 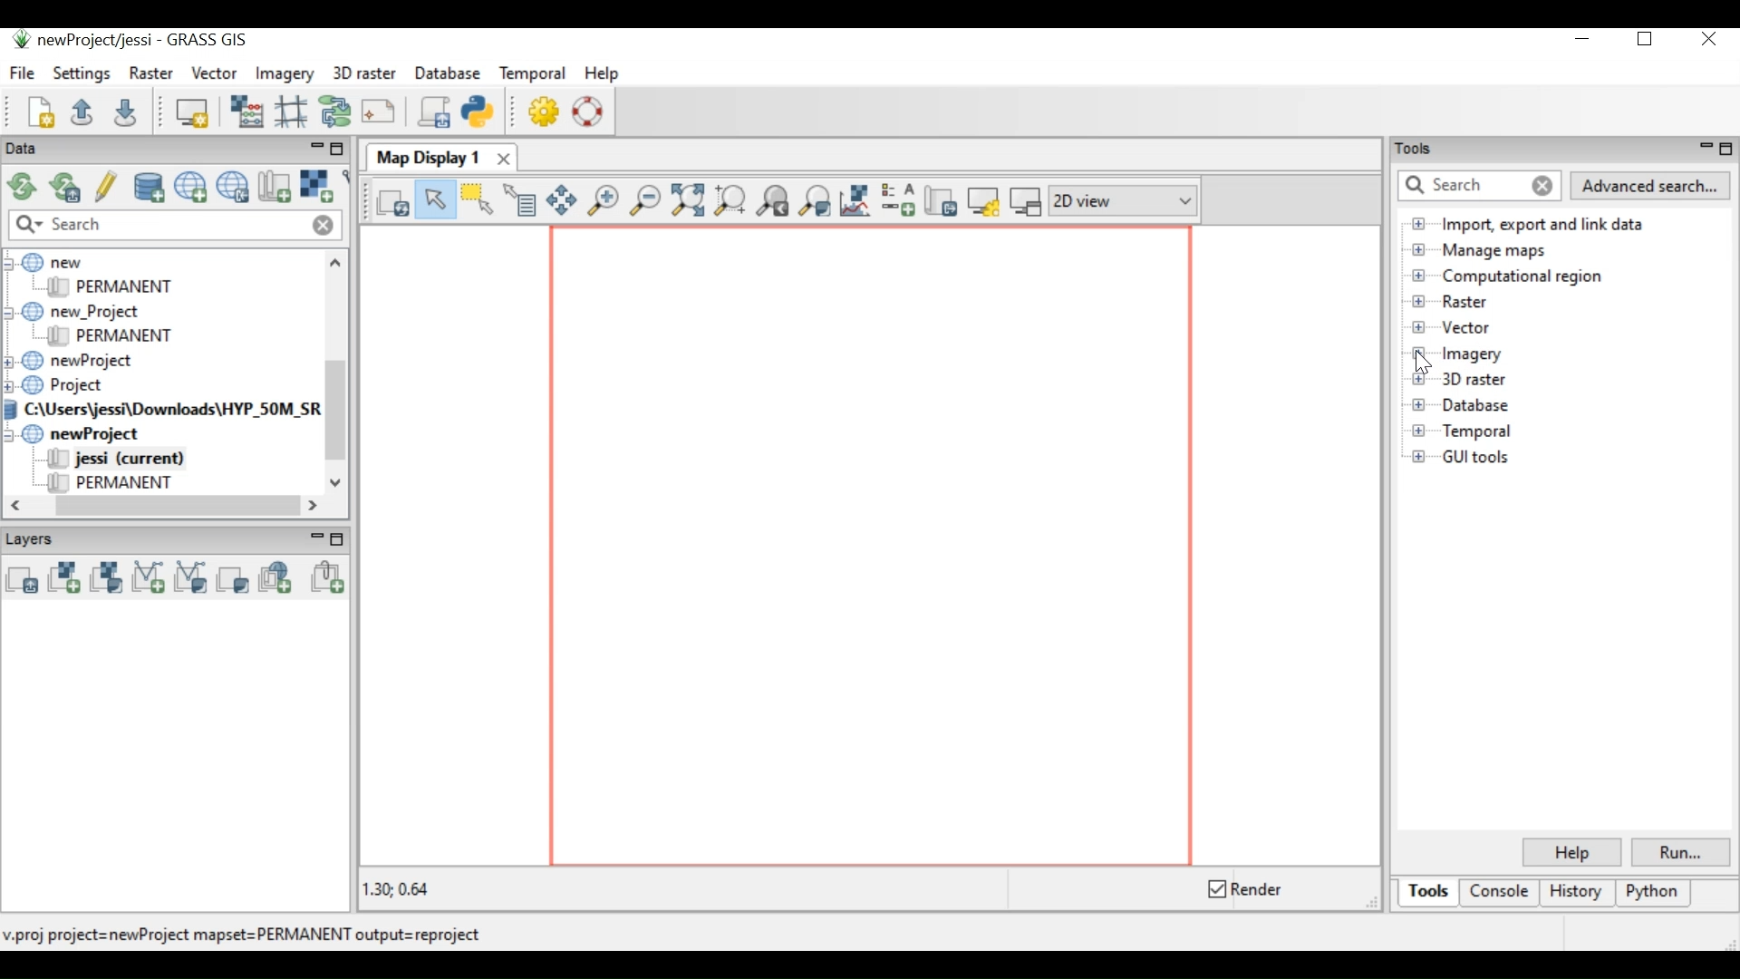 What do you see at coordinates (1580, 42) in the screenshot?
I see `Minimize` at bounding box center [1580, 42].